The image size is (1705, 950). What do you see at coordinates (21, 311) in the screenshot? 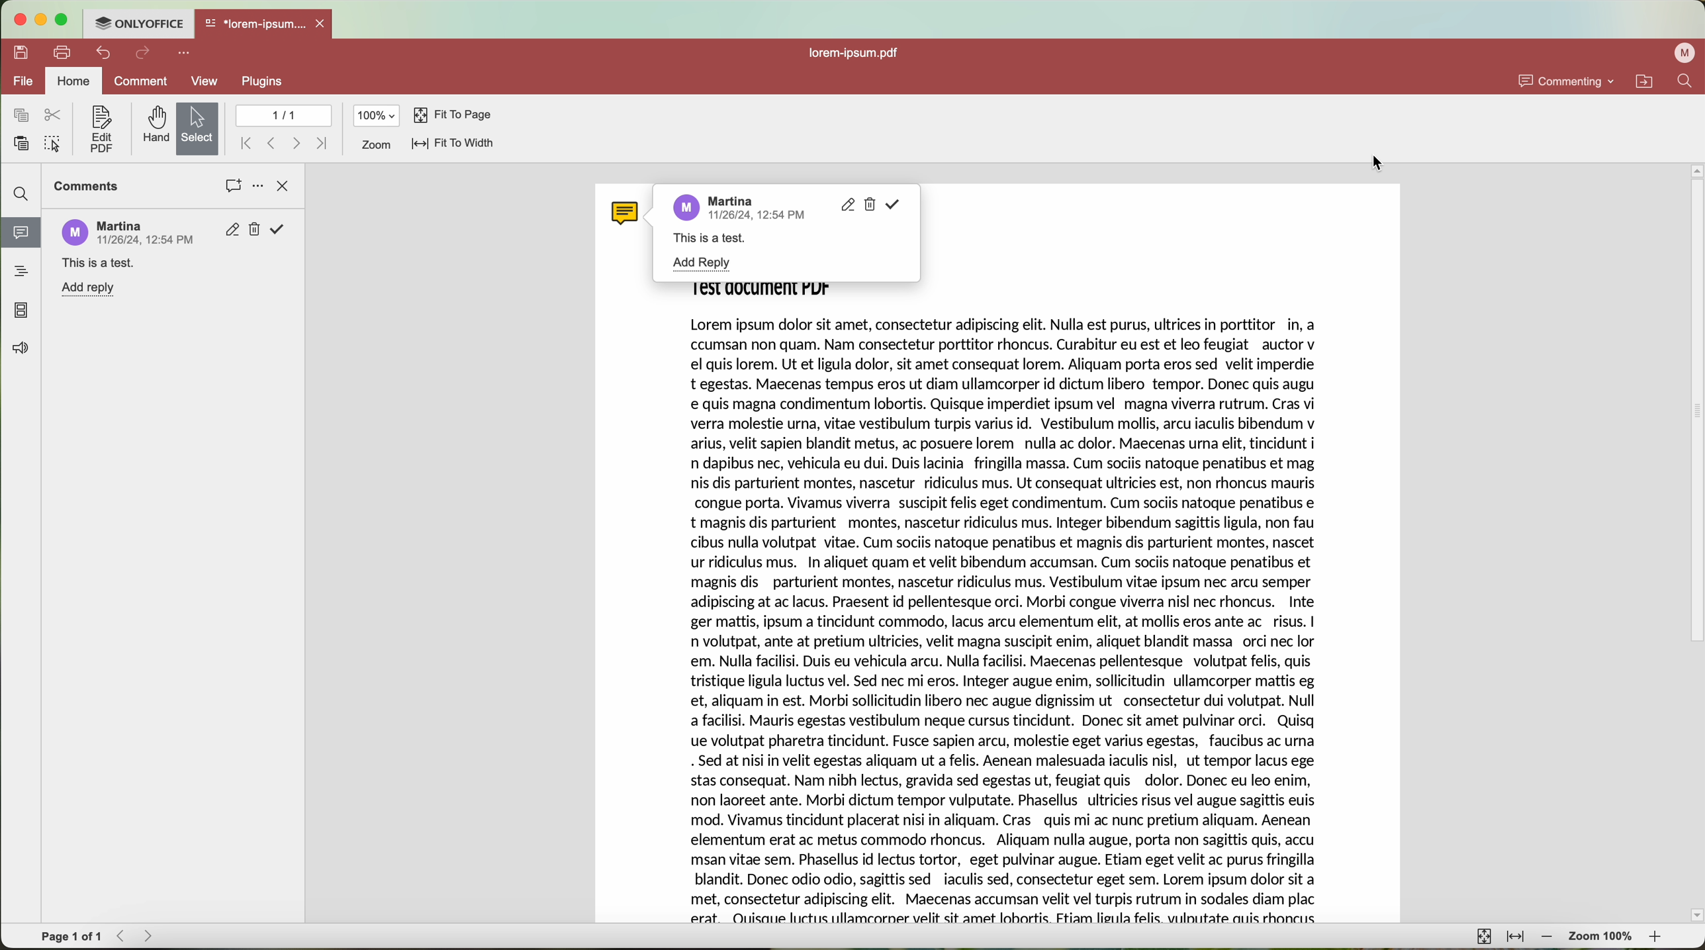
I see `page thumbnails` at bounding box center [21, 311].